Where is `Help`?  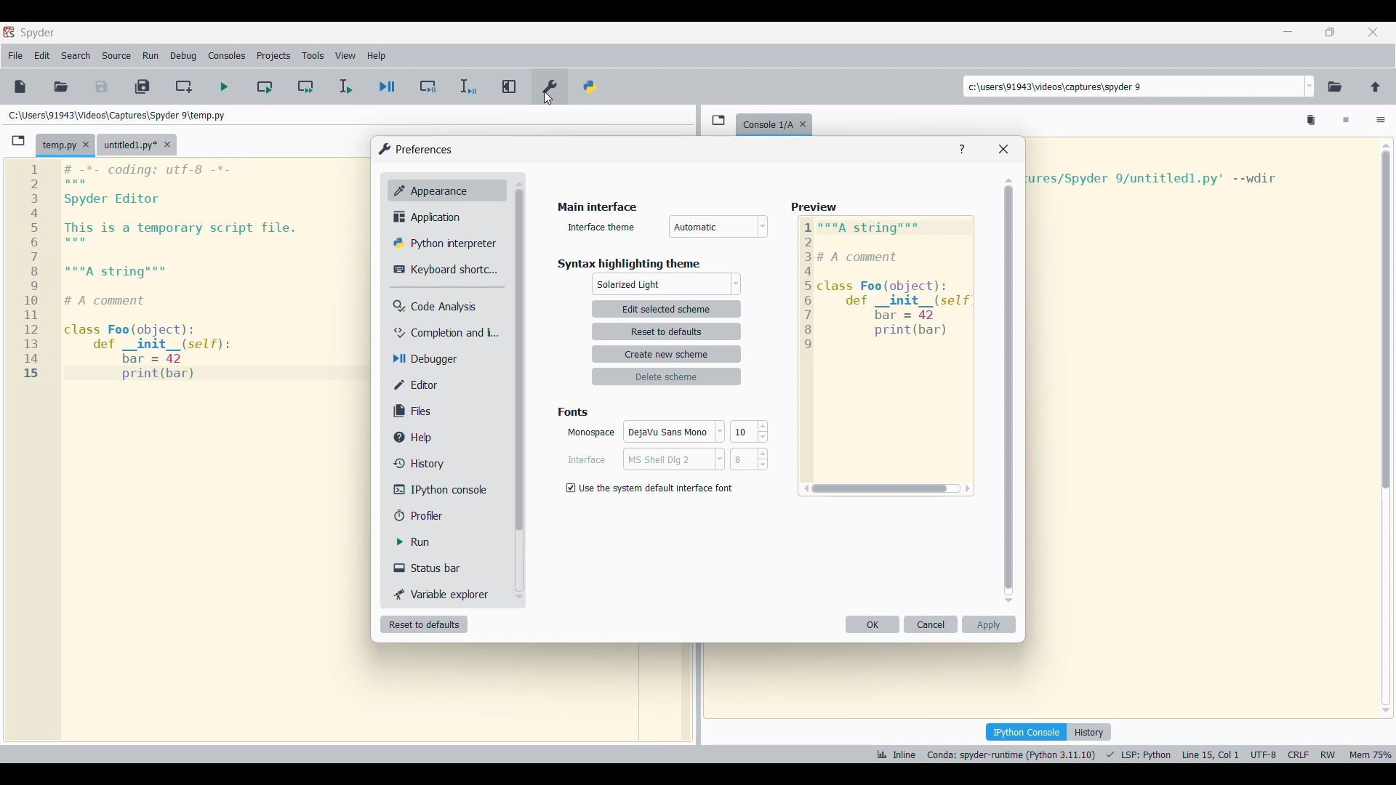 Help is located at coordinates (448, 437).